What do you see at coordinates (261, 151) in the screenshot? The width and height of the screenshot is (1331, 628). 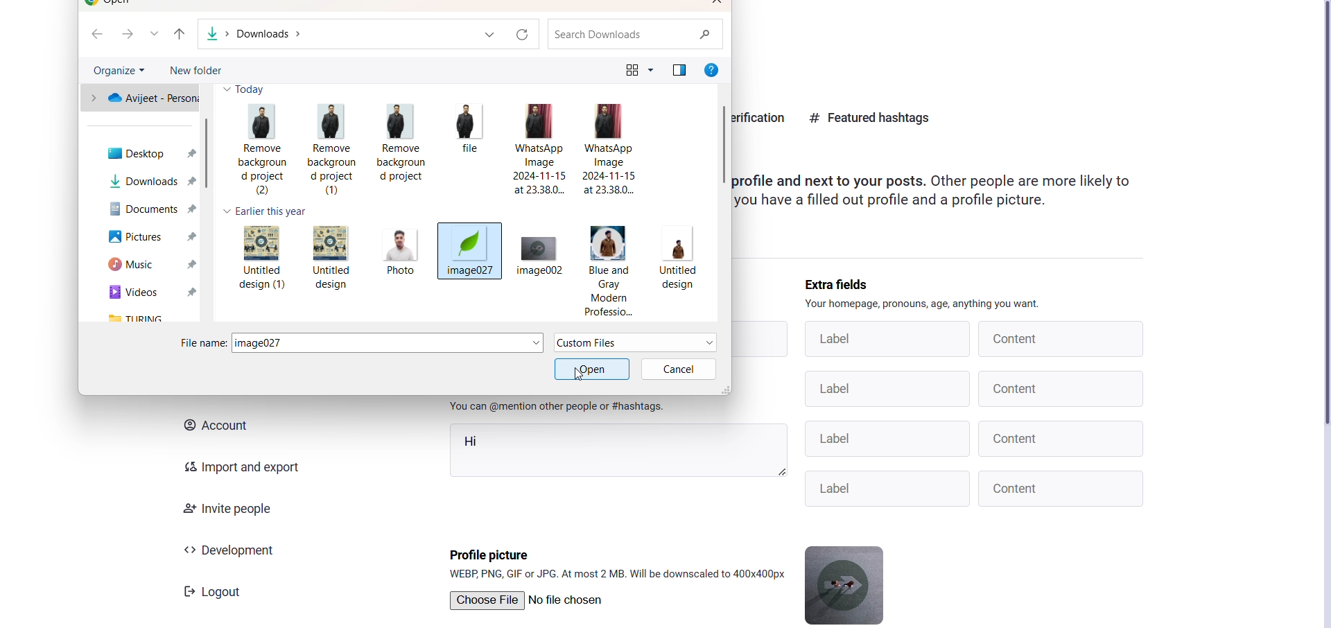 I see `Remove background project (2)` at bounding box center [261, 151].